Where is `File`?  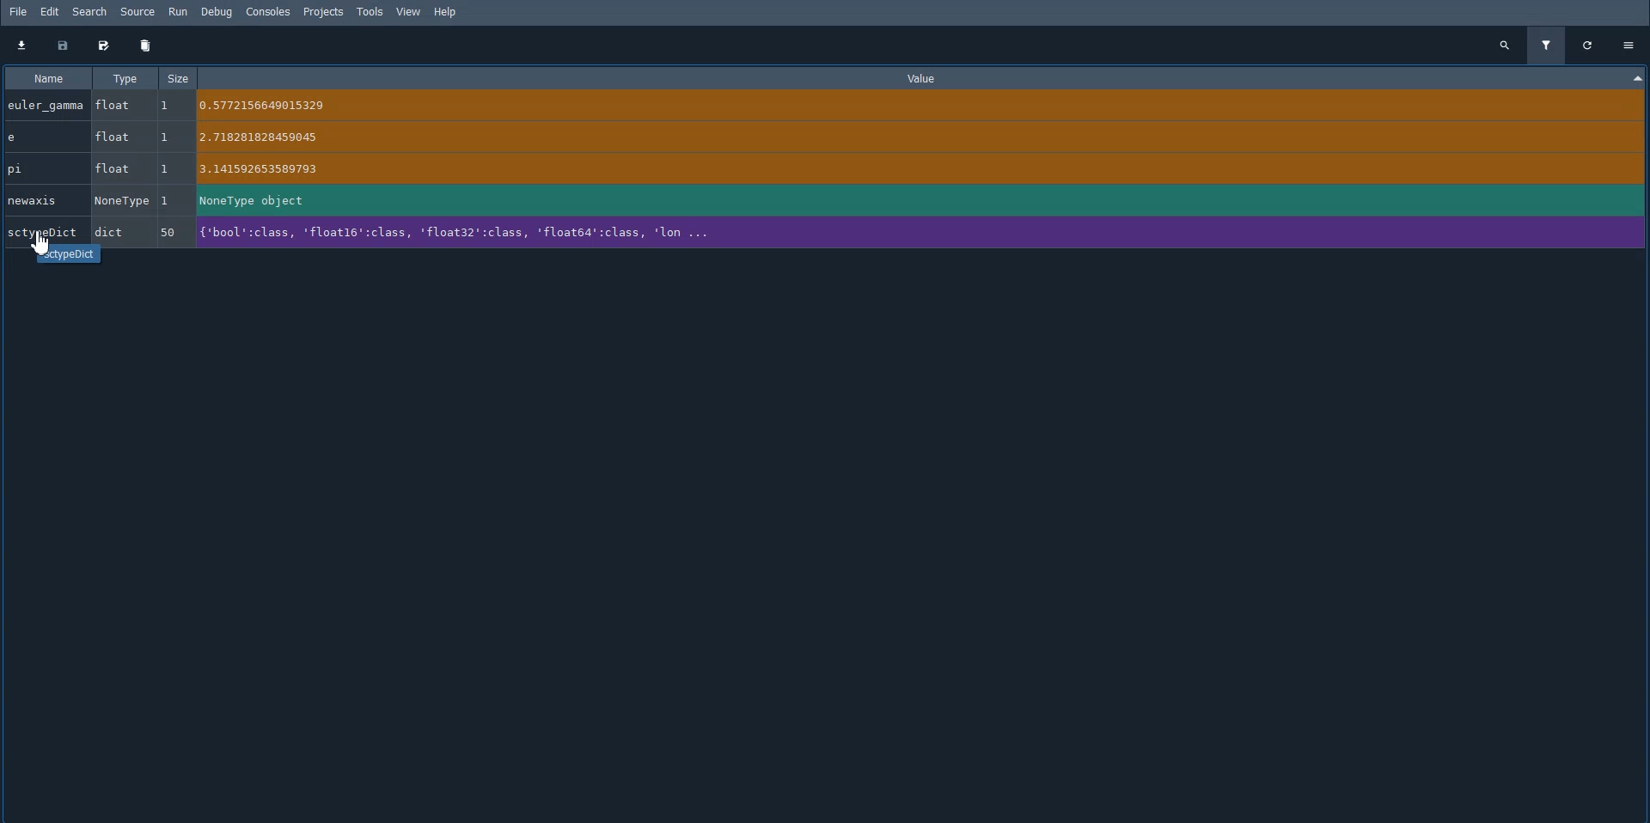
File is located at coordinates (15, 12).